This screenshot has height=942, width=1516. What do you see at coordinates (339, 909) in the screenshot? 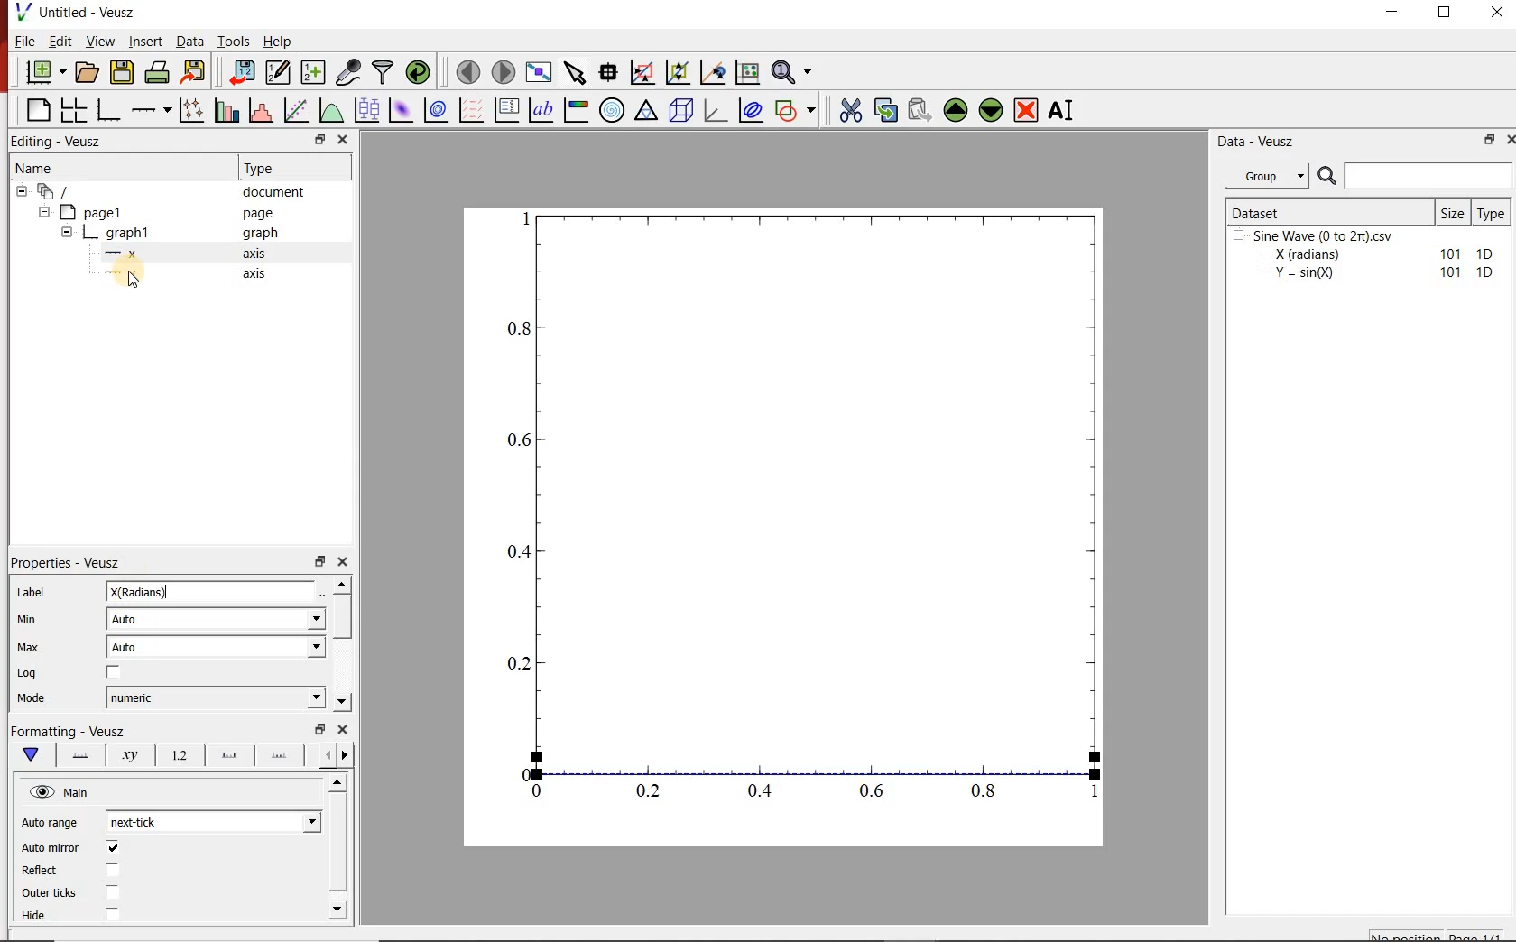
I see `Down` at bounding box center [339, 909].